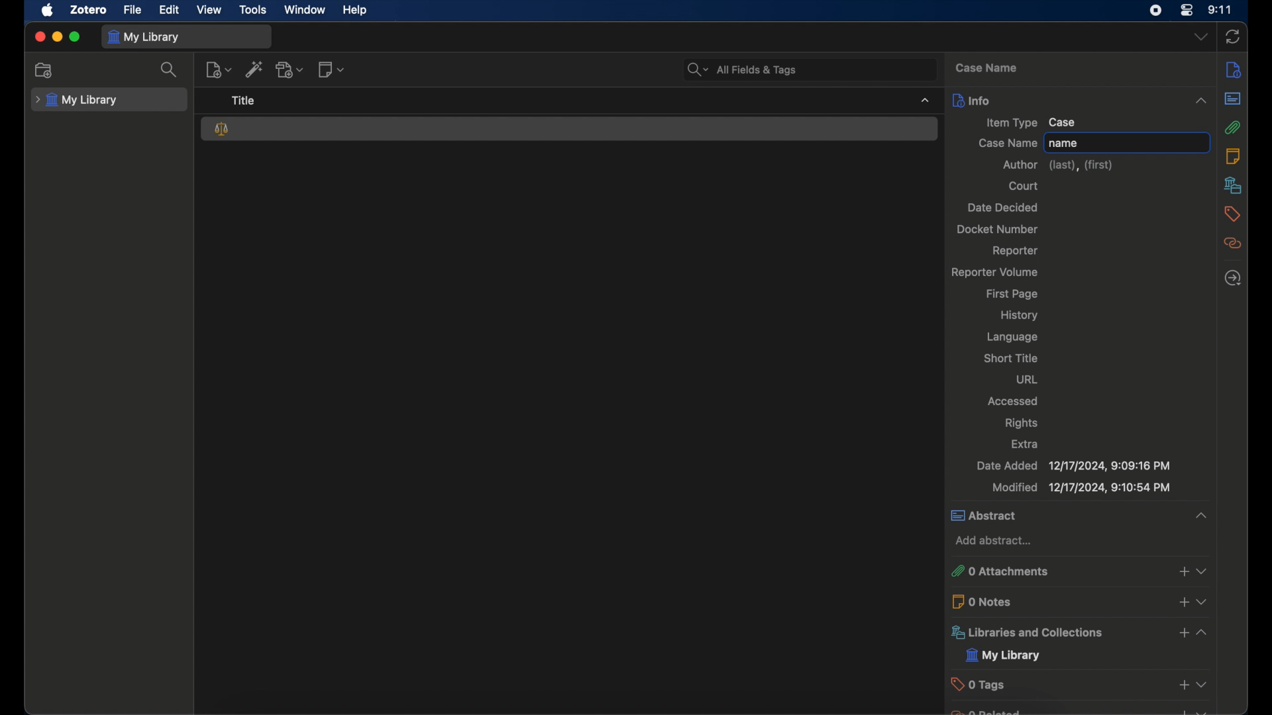  Describe the element at coordinates (76, 37) in the screenshot. I see `maximize` at that location.